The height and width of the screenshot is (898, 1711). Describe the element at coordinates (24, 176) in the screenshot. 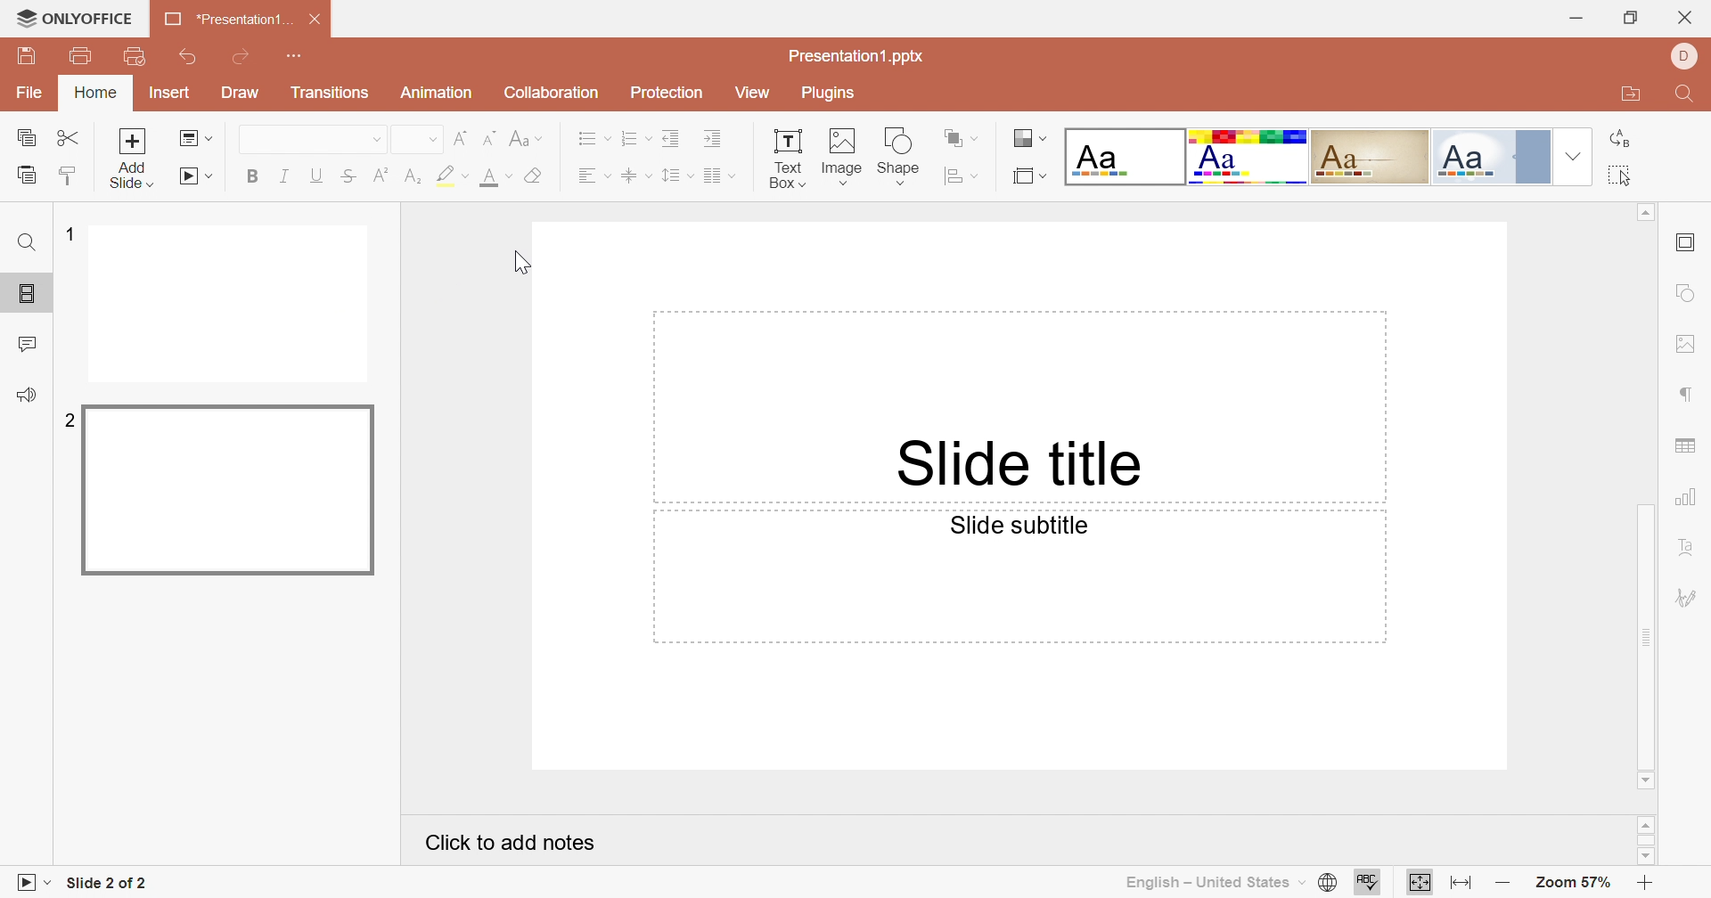

I see `Paste` at that location.